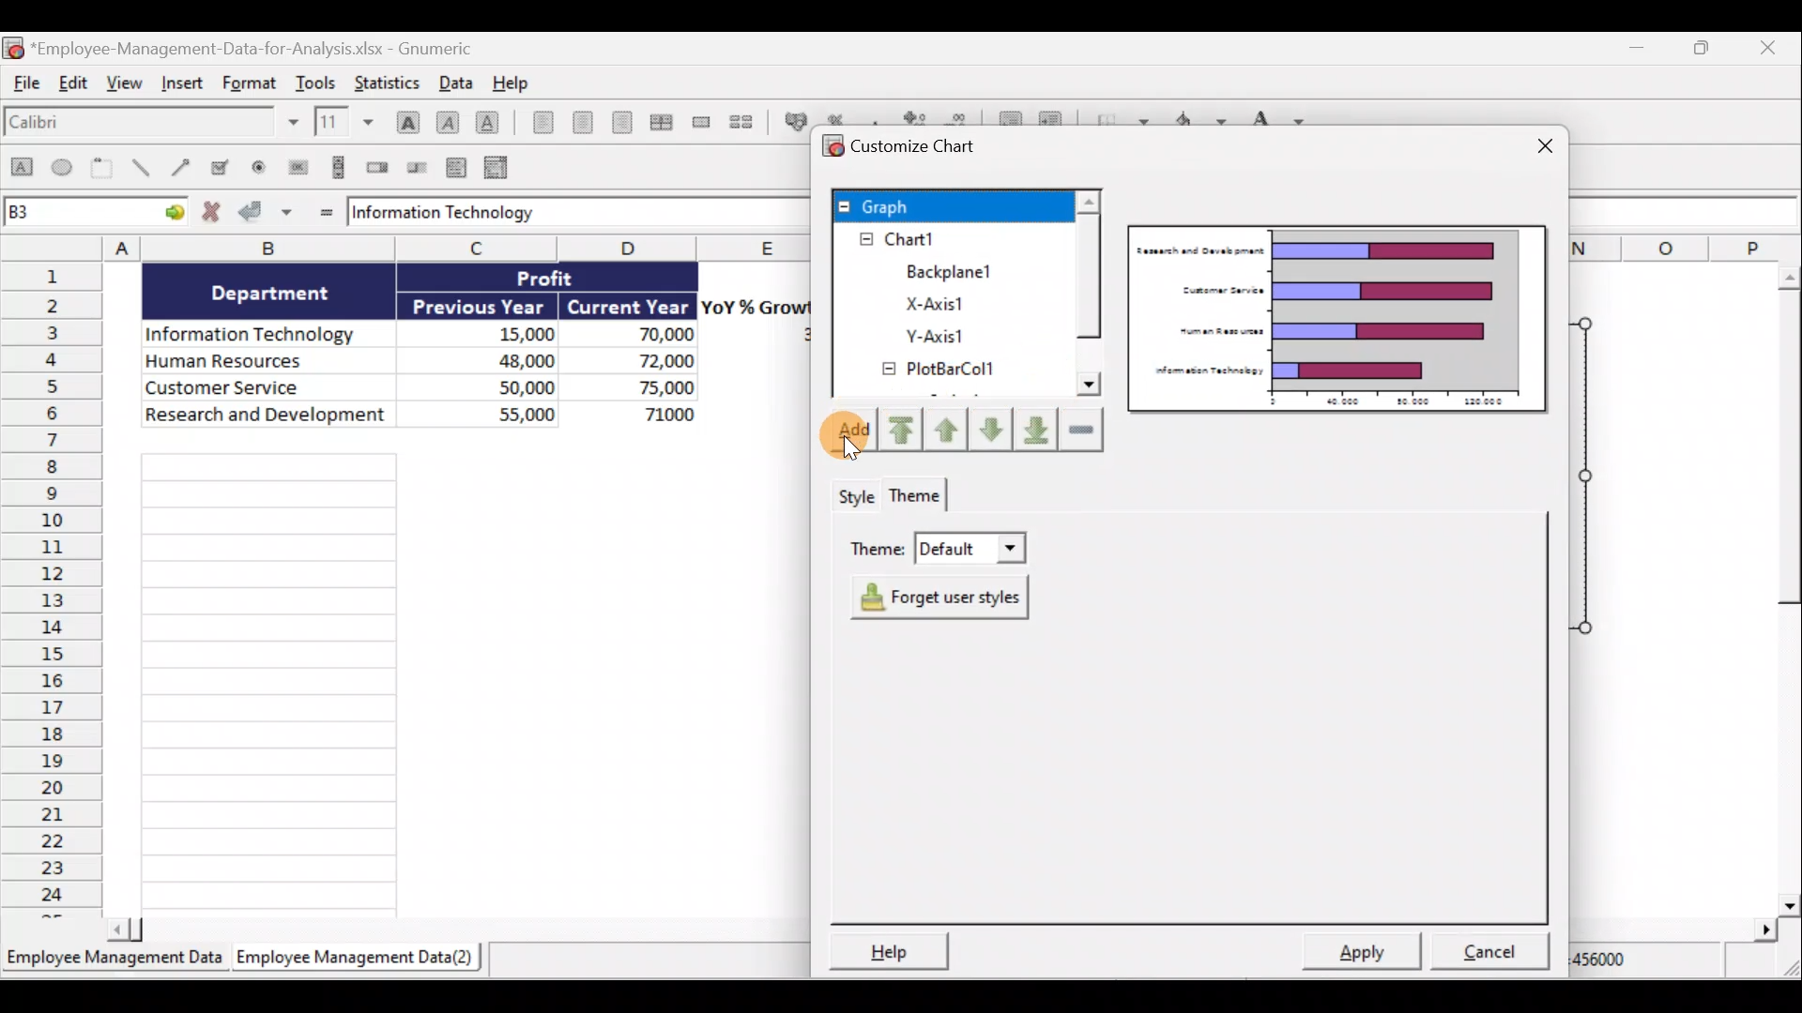 This screenshot has height=1013, width=1802. What do you see at coordinates (220, 166) in the screenshot?
I see `Create a checkbox` at bounding box center [220, 166].